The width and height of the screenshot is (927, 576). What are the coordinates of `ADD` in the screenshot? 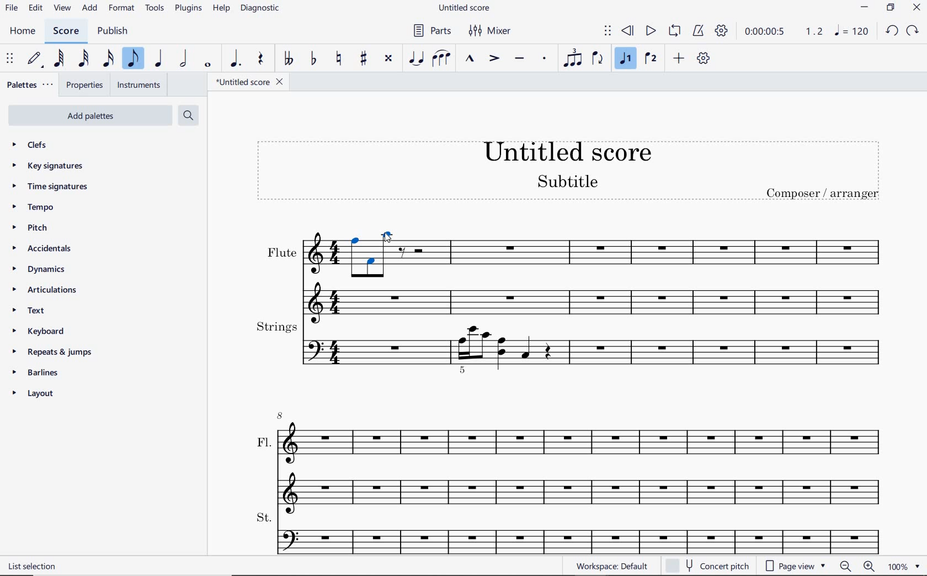 It's located at (679, 58).